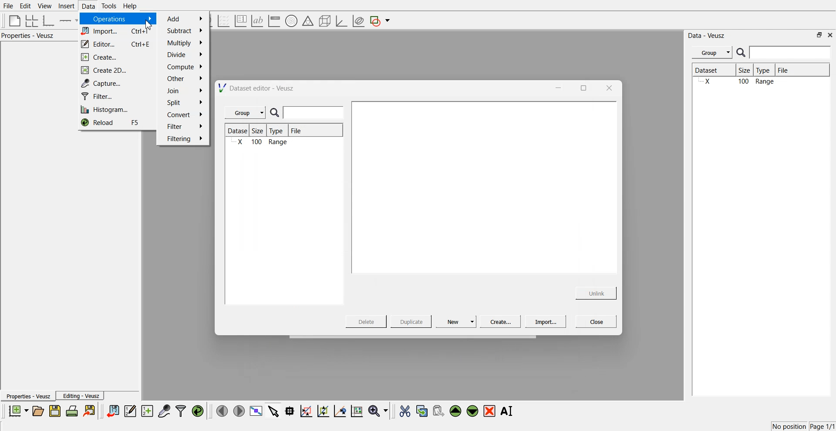 Image resolution: width=836 pixels, height=431 pixels. What do you see at coordinates (341, 21) in the screenshot?
I see `3d graph` at bounding box center [341, 21].